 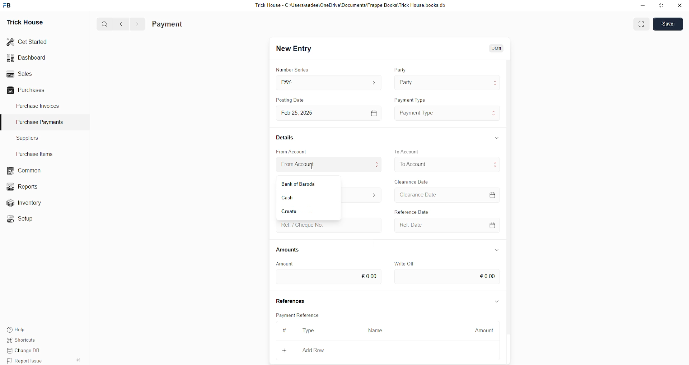 I want to click on Payment Type, so click(x=419, y=112).